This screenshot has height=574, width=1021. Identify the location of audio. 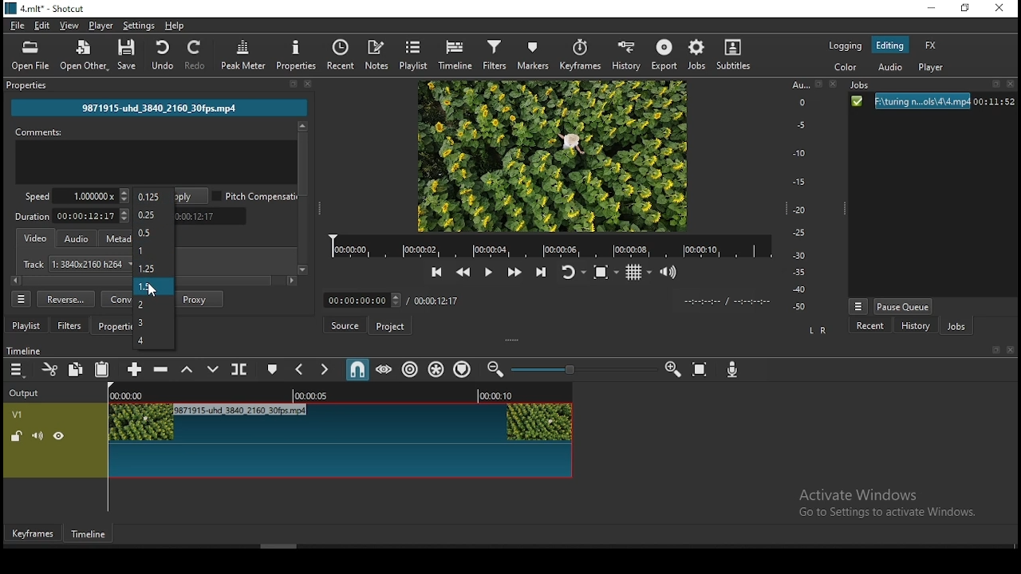
(77, 237).